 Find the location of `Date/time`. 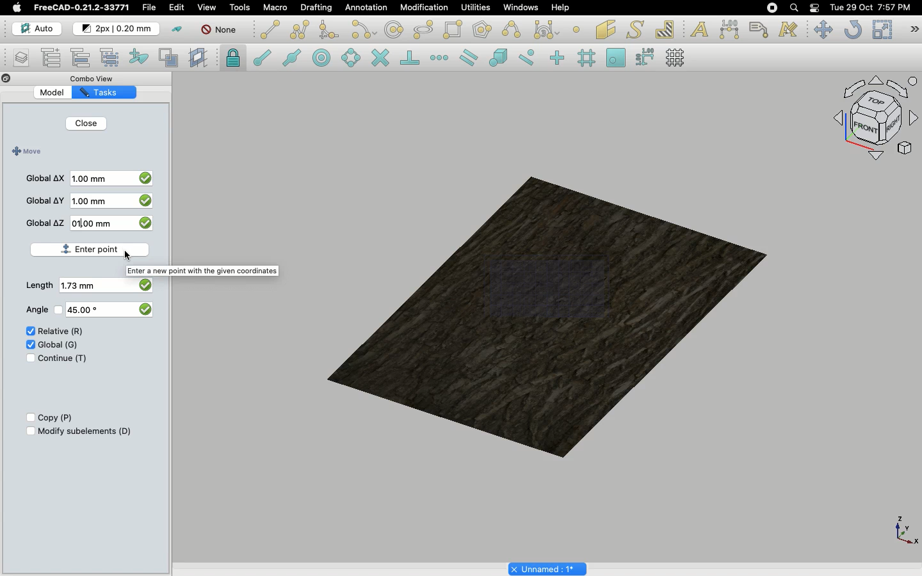

Date/time is located at coordinates (870, 6).